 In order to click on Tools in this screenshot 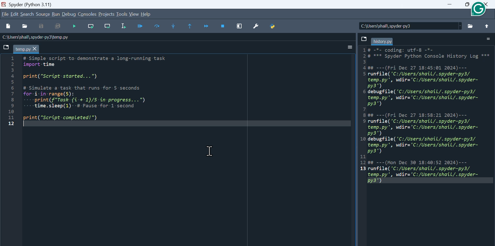, I will do `click(121, 14)`.